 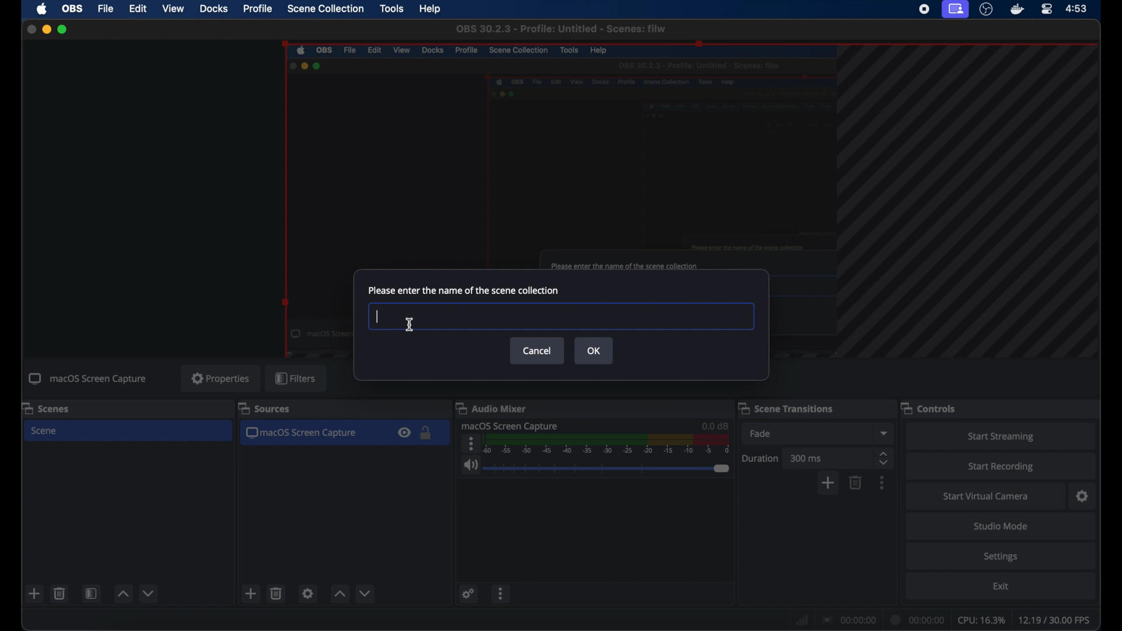 What do you see at coordinates (560, 317) in the screenshot?
I see `` at bounding box center [560, 317].